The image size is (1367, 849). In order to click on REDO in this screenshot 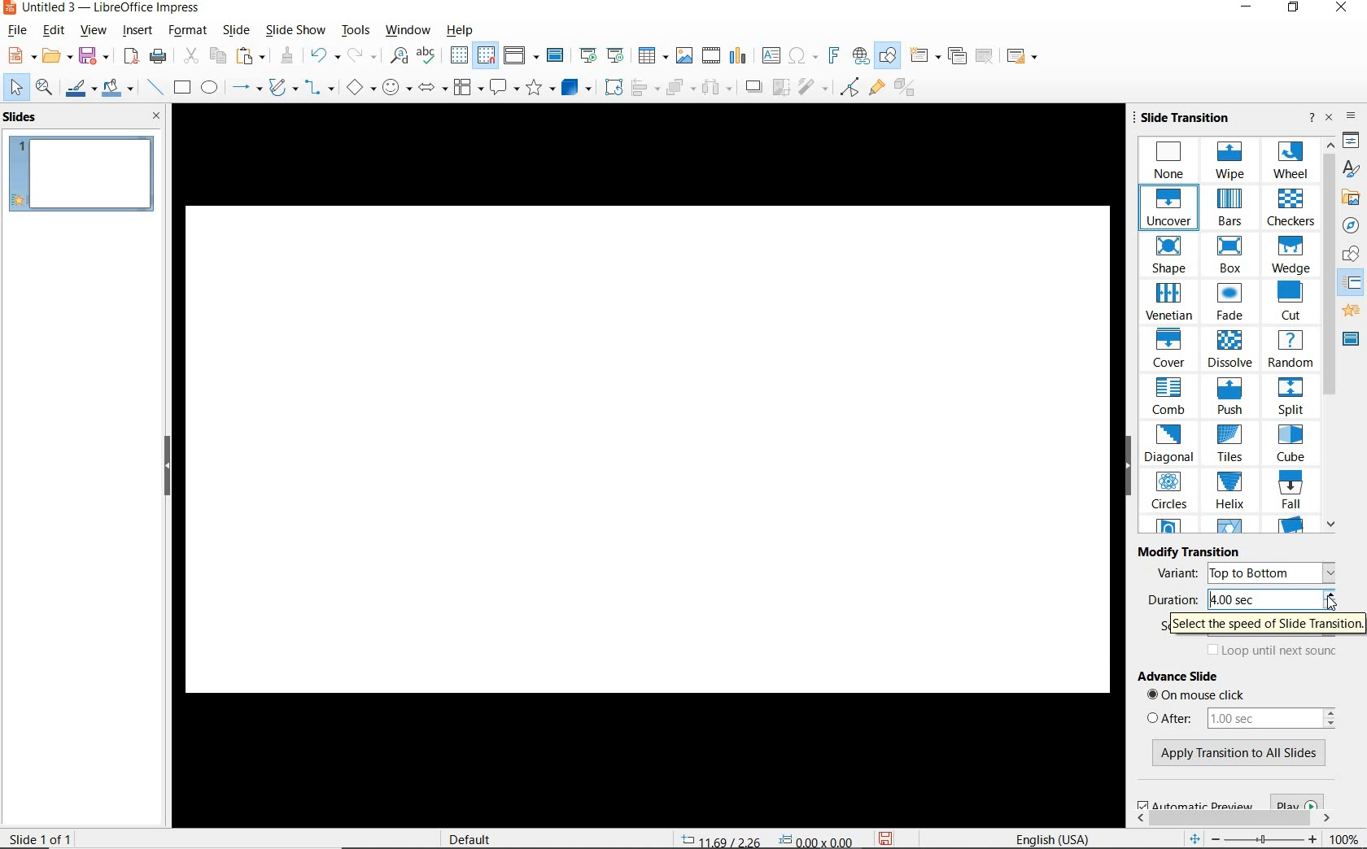, I will do `click(363, 55)`.